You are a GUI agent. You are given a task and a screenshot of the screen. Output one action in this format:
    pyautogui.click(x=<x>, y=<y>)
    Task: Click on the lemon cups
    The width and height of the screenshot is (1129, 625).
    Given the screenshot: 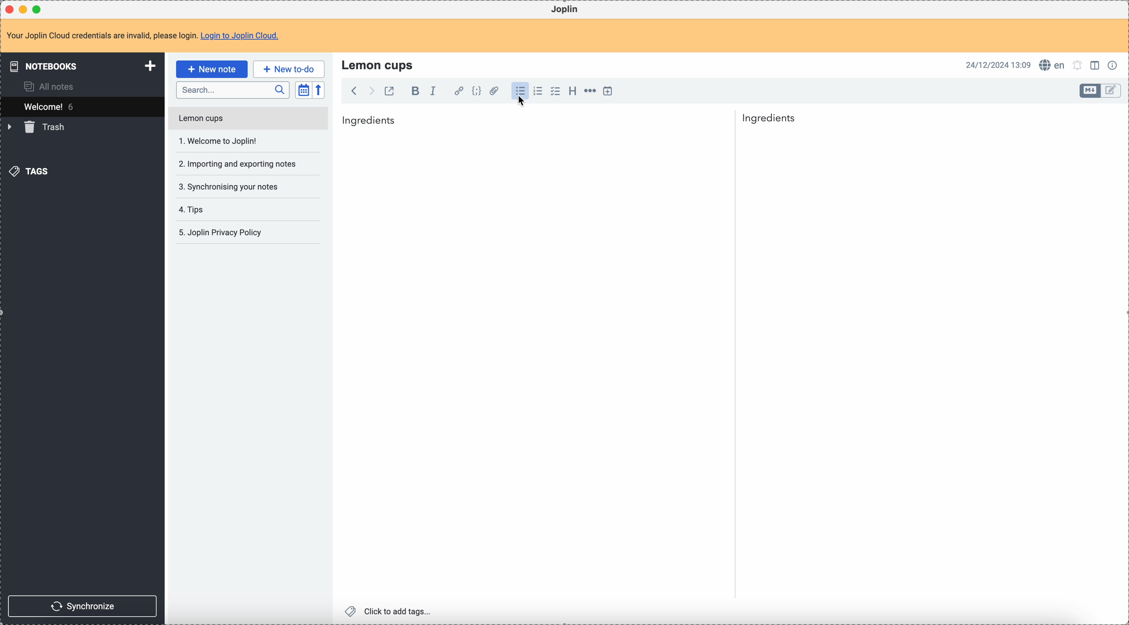 What is the action you would take?
    pyautogui.click(x=247, y=120)
    